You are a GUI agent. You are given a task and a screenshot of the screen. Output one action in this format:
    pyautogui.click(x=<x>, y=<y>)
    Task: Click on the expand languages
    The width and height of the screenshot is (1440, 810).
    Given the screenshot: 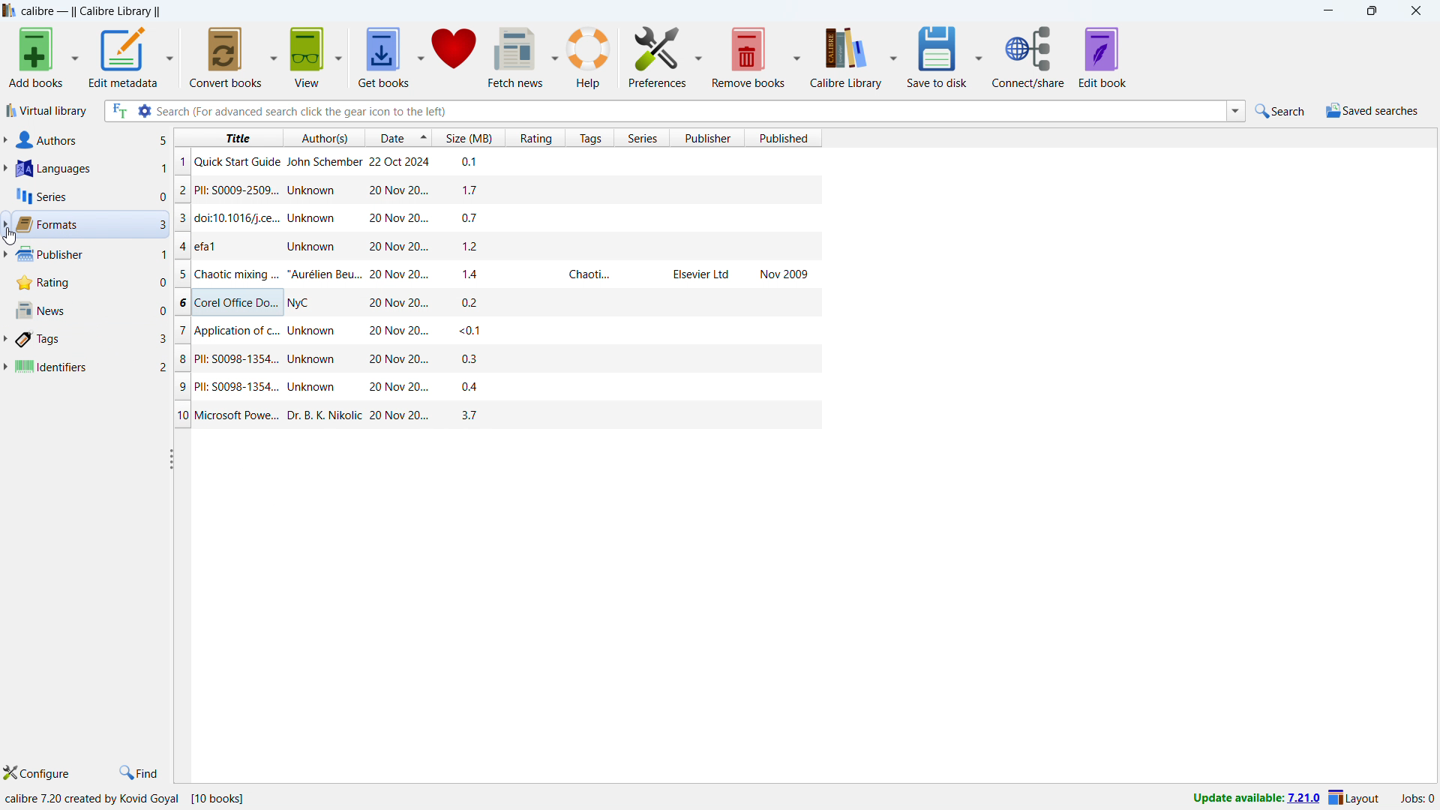 What is the action you would take?
    pyautogui.click(x=4, y=169)
    